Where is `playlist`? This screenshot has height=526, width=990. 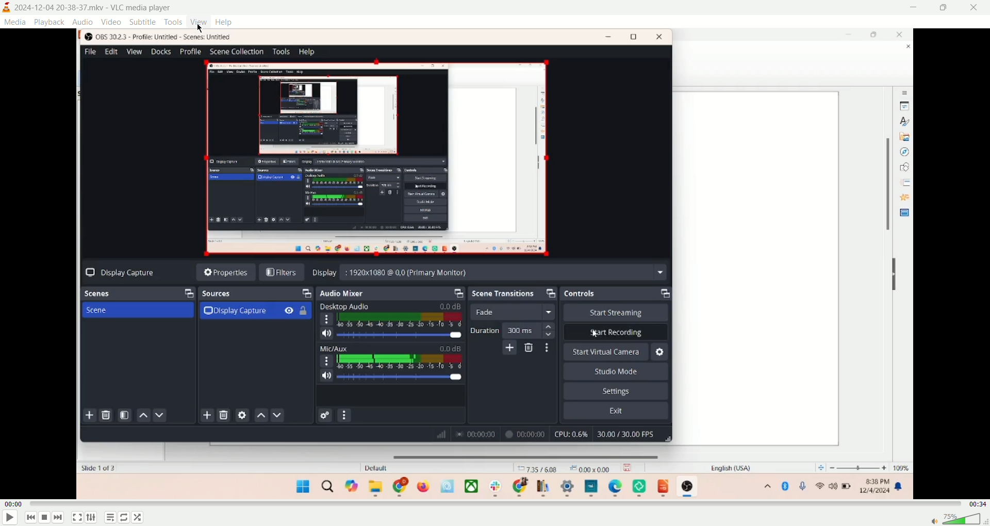
playlist is located at coordinates (109, 518).